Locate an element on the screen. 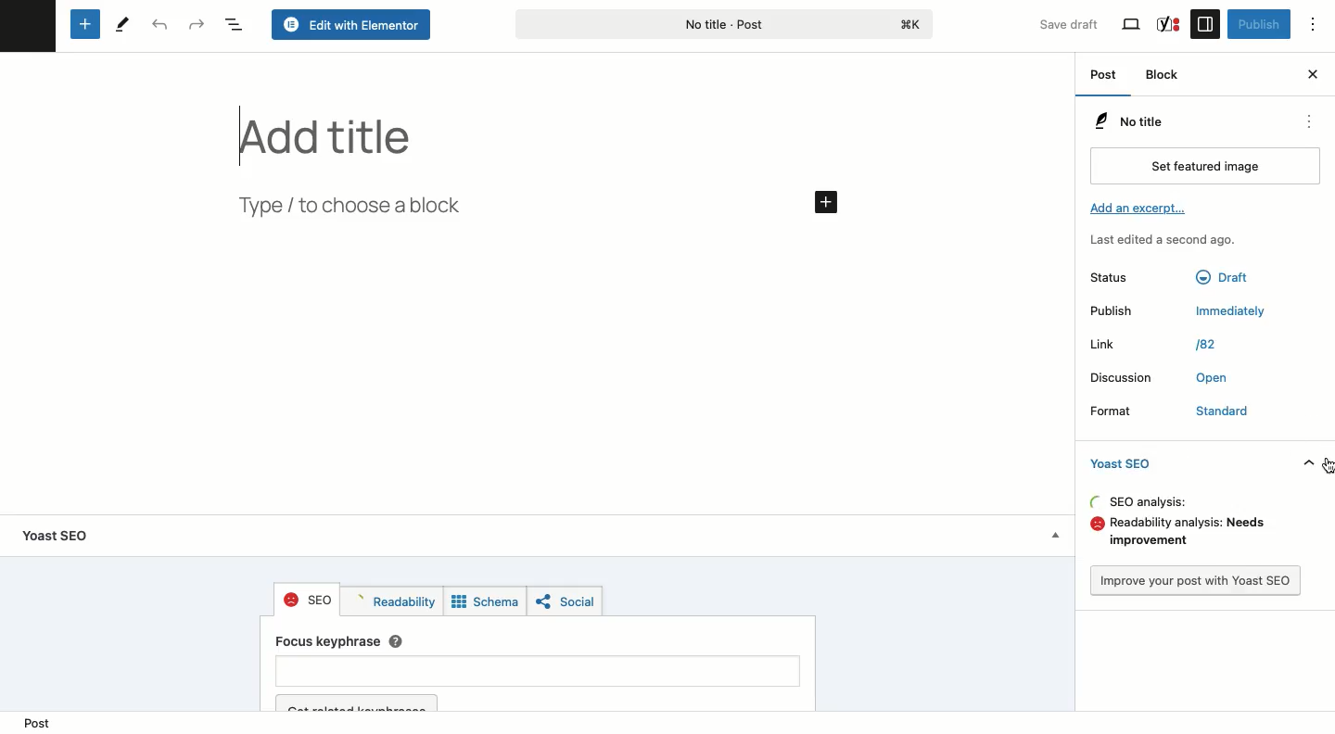  Save draft is located at coordinates (1059, 20).